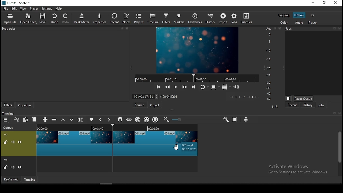 The image size is (343, 193). Describe the element at coordinates (177, 147) in the screenshot. I see `cursor` at that location.